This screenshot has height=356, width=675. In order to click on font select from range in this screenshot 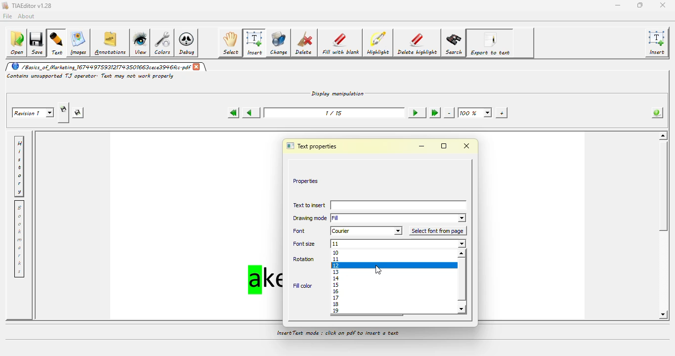, I will do `click(393, 281)`.